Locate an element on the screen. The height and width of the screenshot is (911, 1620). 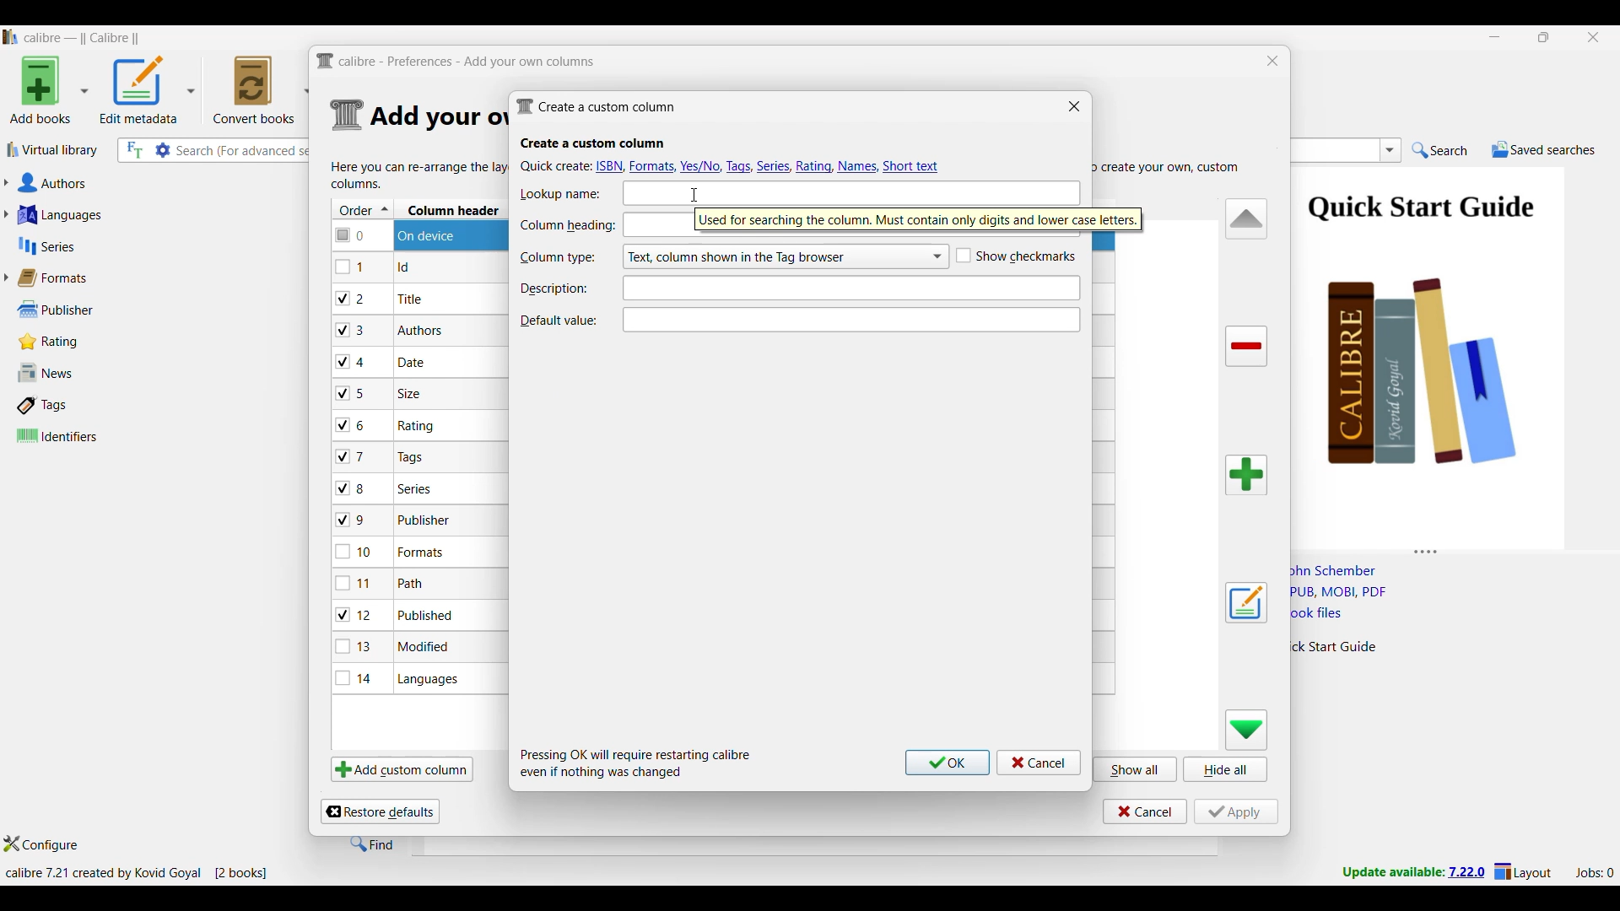
checkbox - 14 is located at coordinates (354, 677).